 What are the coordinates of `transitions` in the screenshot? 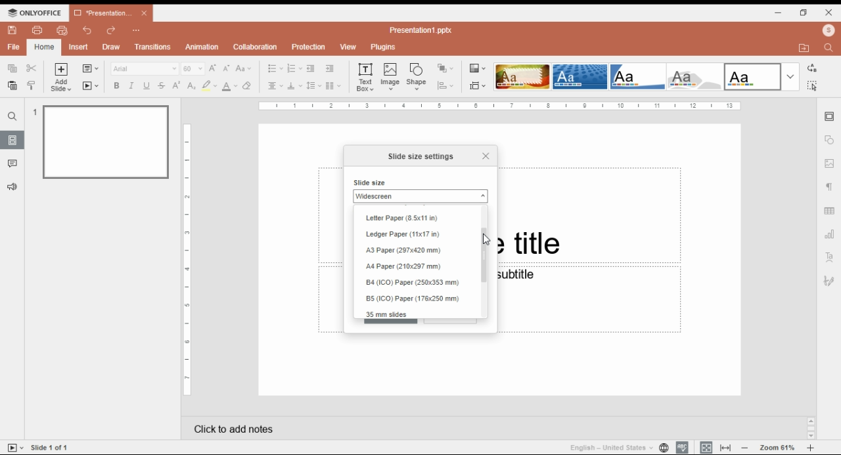 It's located at (152, 47).